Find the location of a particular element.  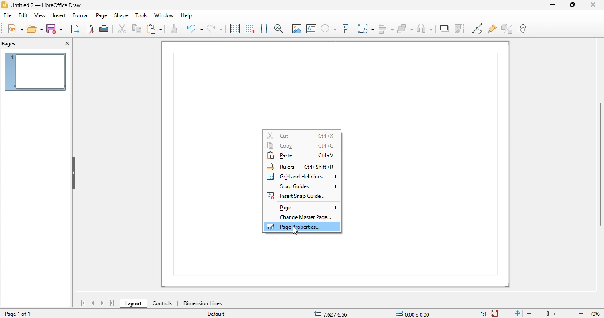

default is located at coordinates (219, 314).